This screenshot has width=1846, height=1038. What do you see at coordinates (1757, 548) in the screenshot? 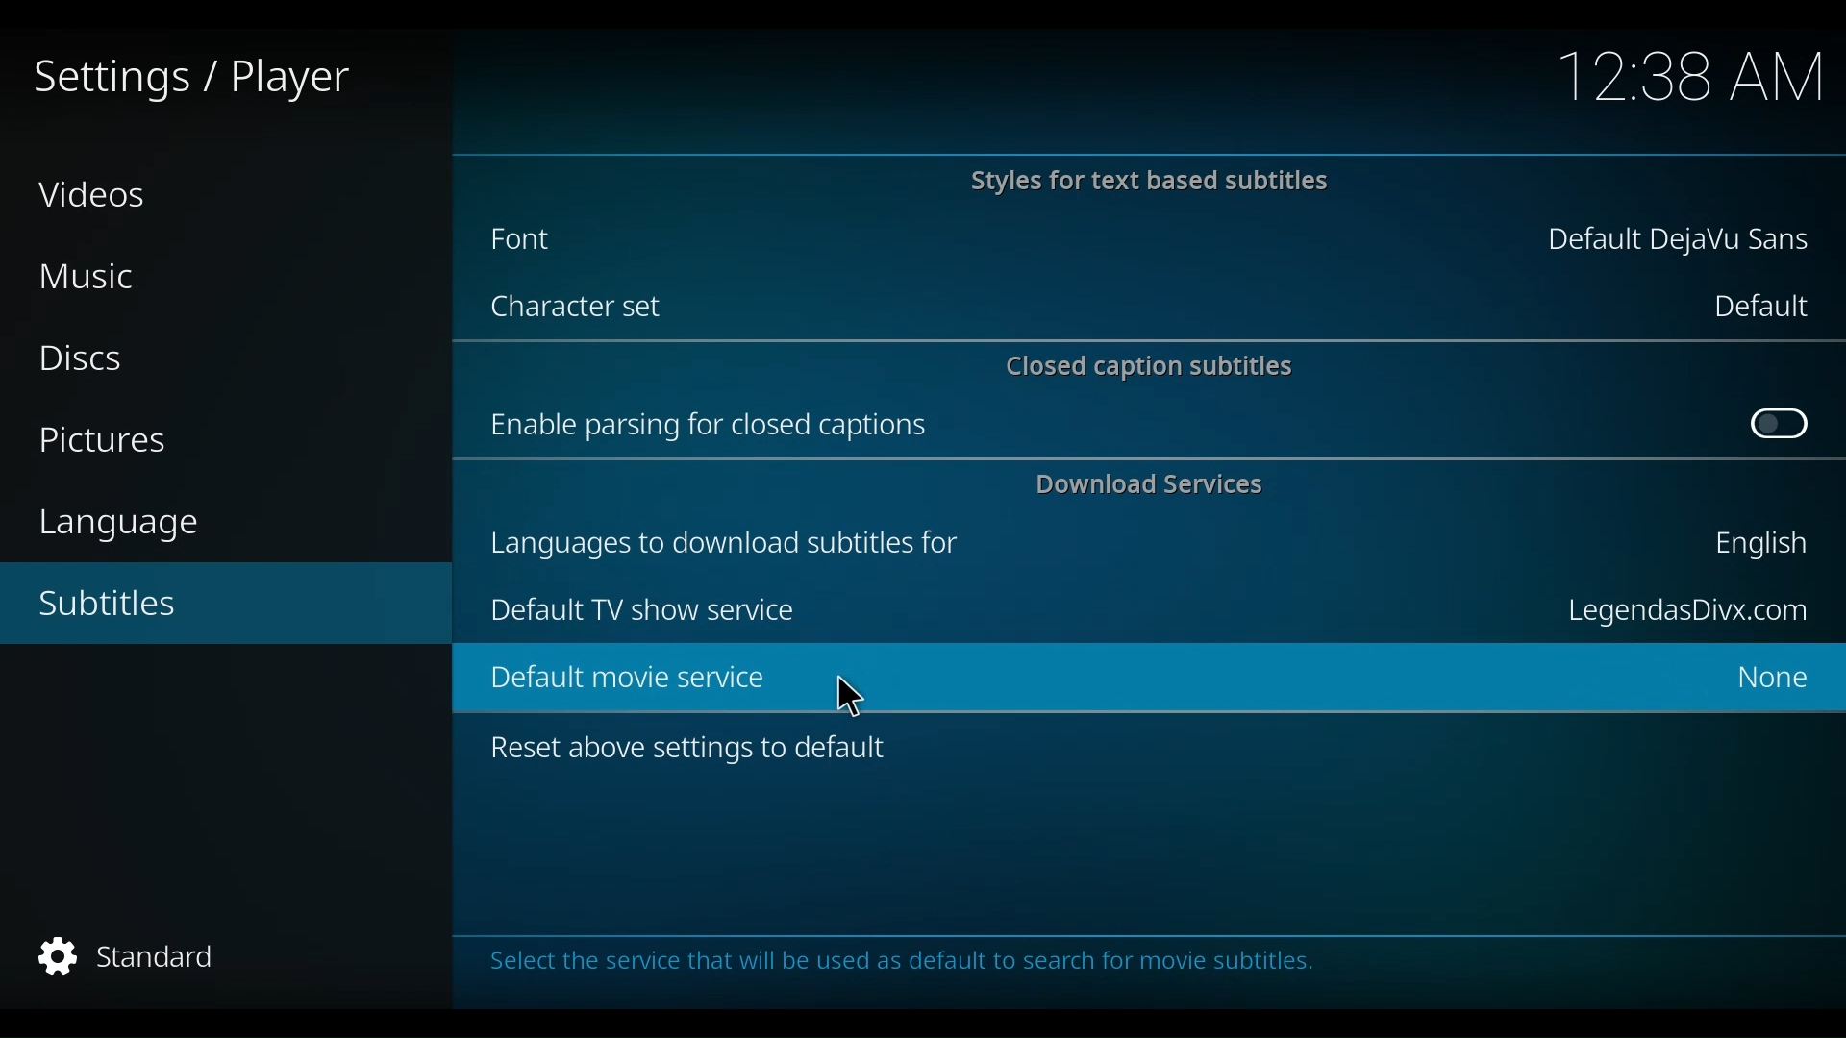
I see `English` at bounding box center [1757, 548].